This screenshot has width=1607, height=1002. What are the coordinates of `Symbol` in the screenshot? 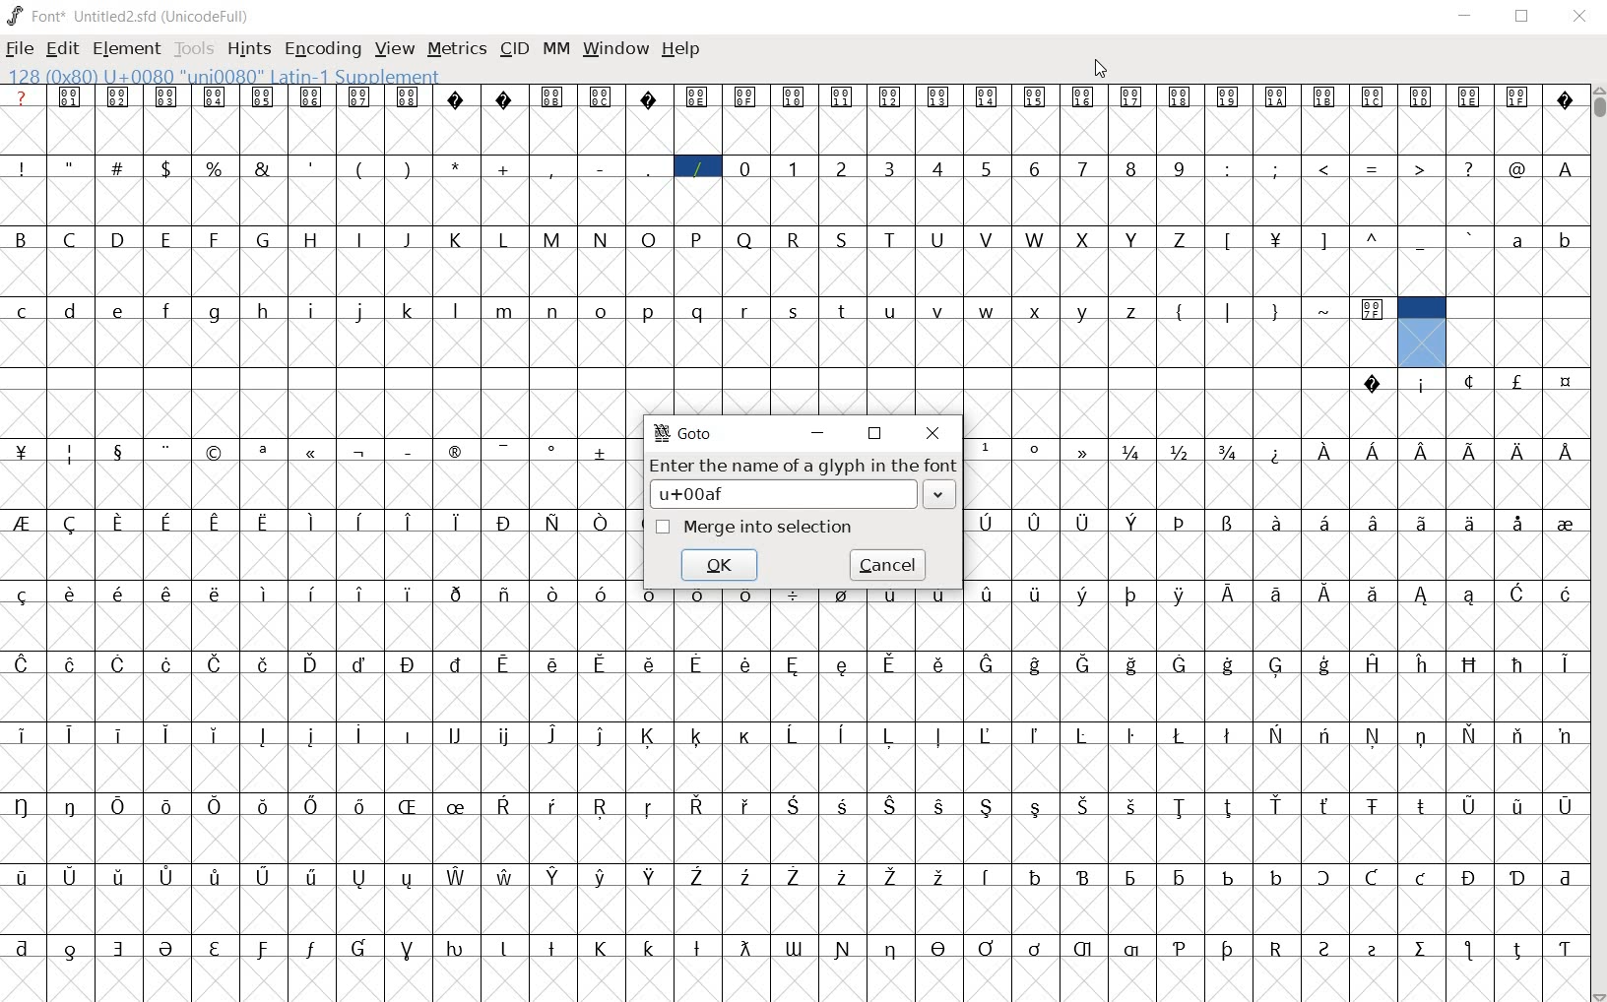 It's located at (893, 948).